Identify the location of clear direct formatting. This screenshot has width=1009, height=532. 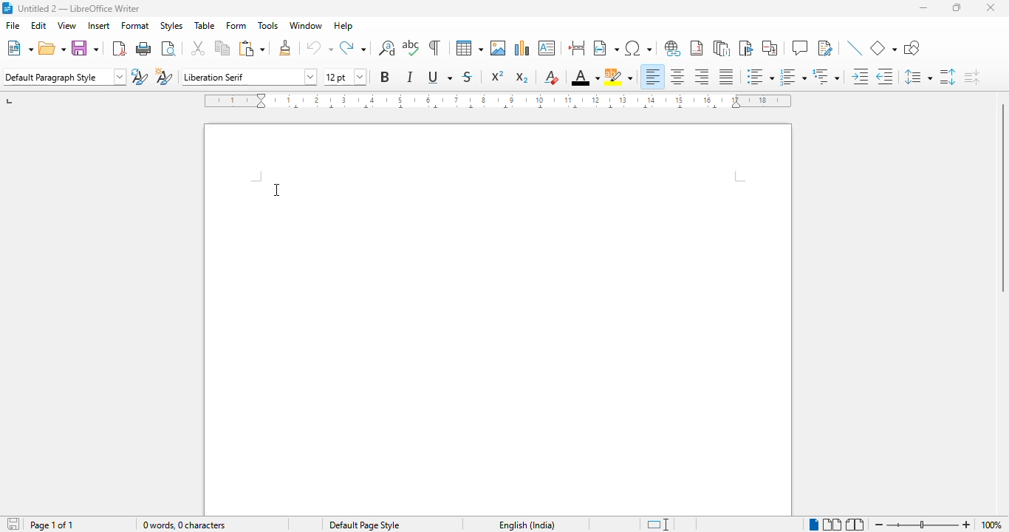
(551, 77).